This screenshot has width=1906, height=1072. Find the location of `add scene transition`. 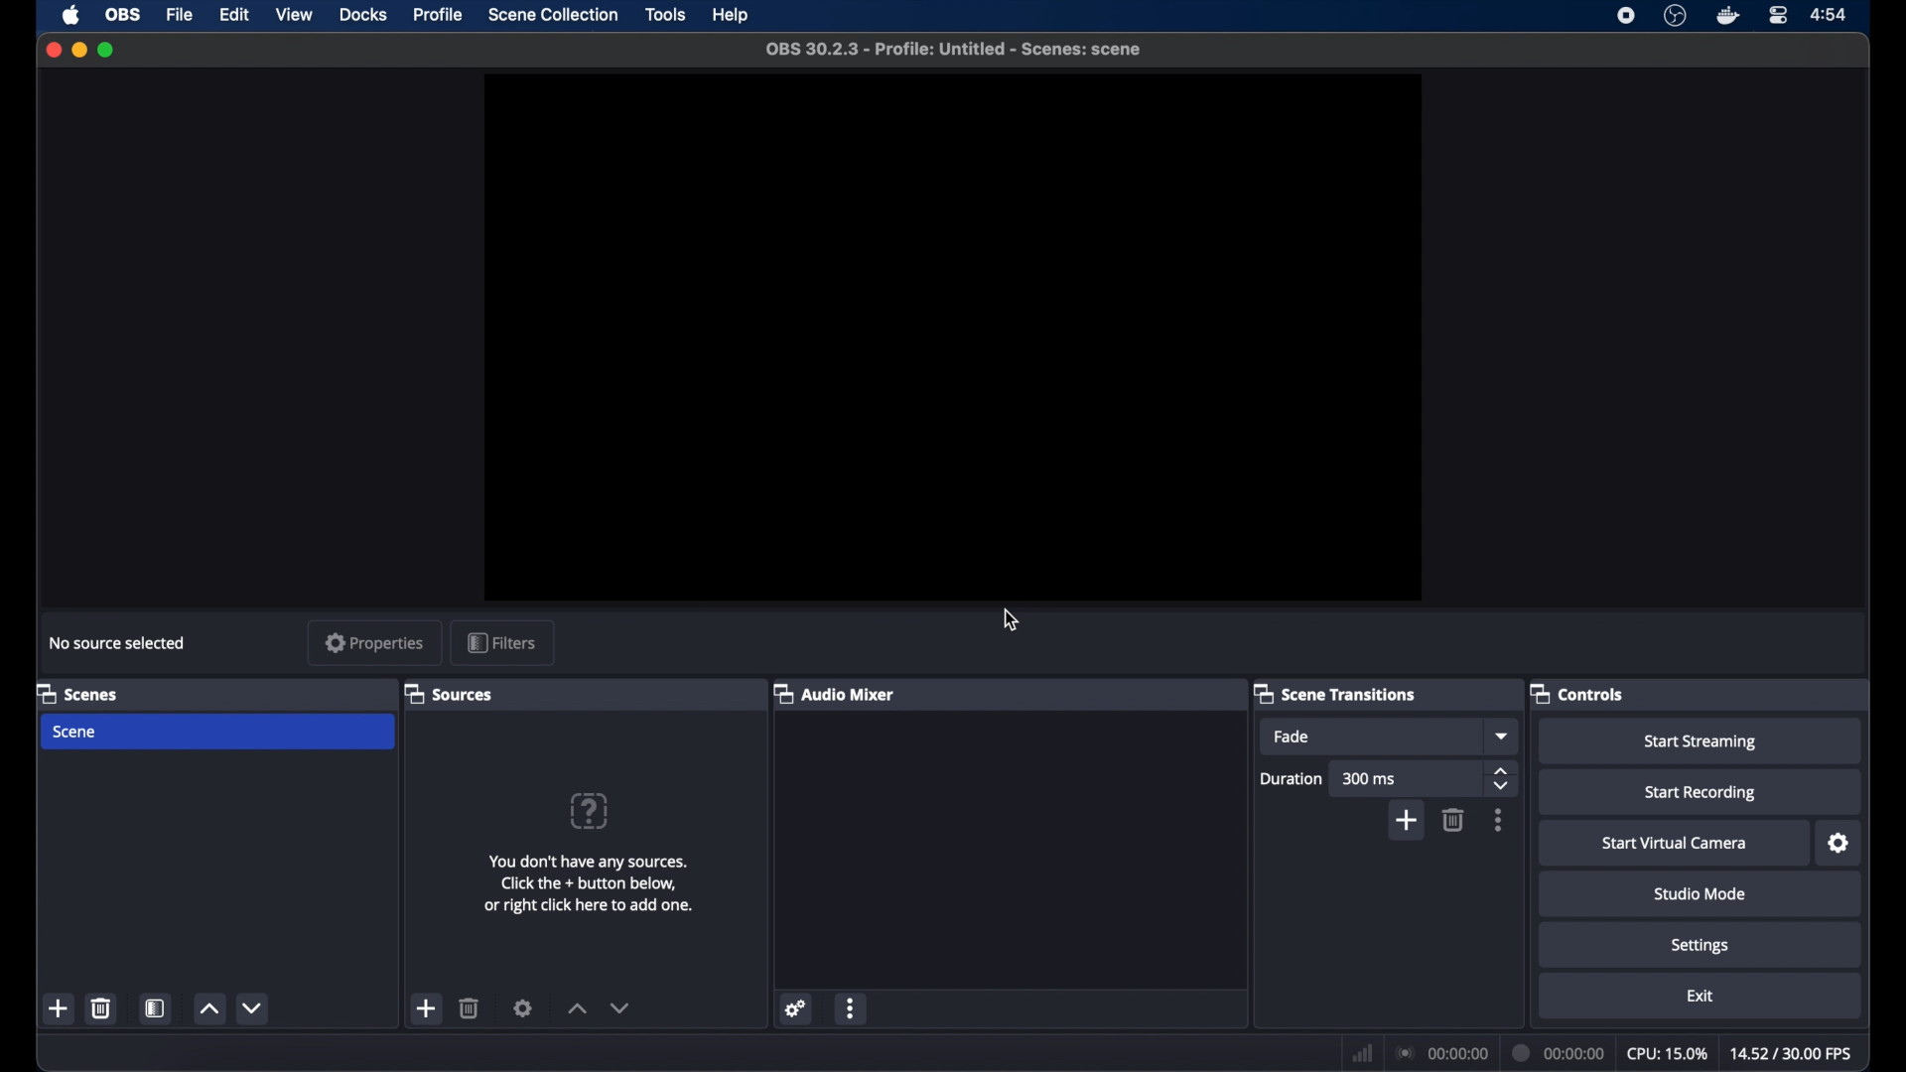

add scene transition is located at coordinates (1408, 822).